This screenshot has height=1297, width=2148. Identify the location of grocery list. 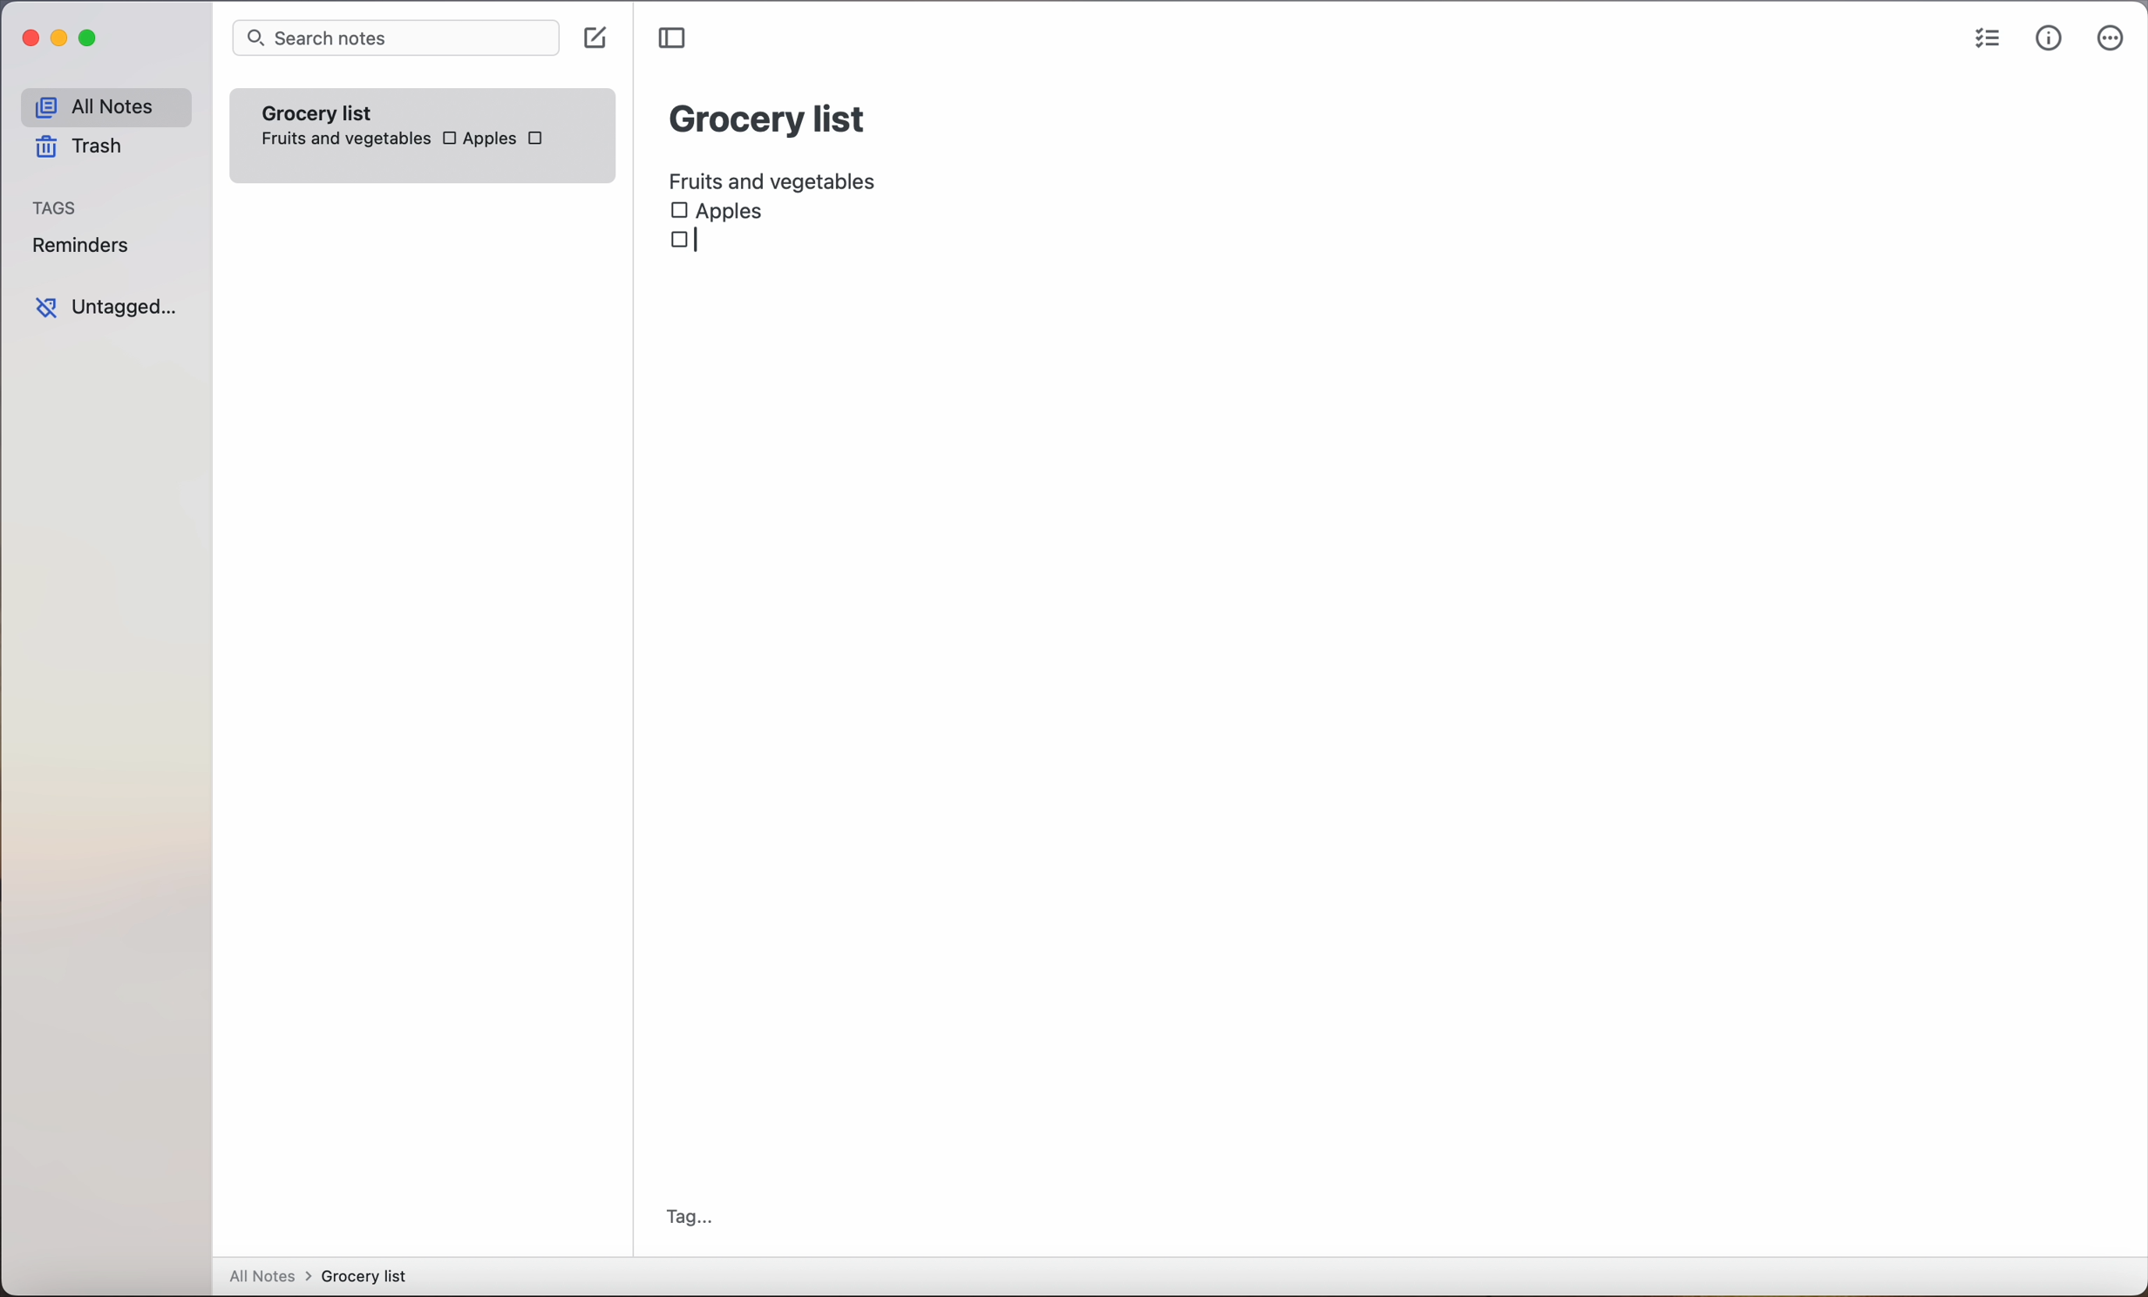
(769, 116).